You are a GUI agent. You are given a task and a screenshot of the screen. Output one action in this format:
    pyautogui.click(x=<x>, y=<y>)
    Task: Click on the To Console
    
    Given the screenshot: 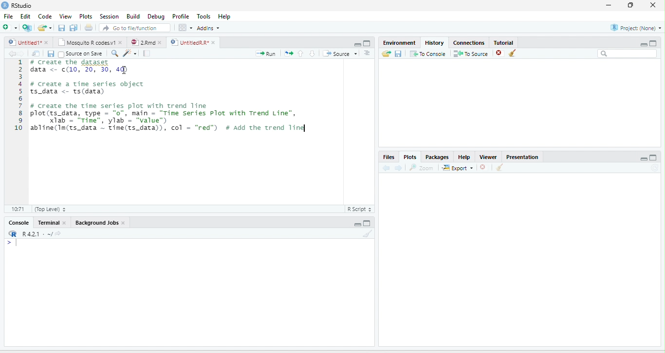 What is the action you would take?
    pyautogui.click(x=427, y=53)
    